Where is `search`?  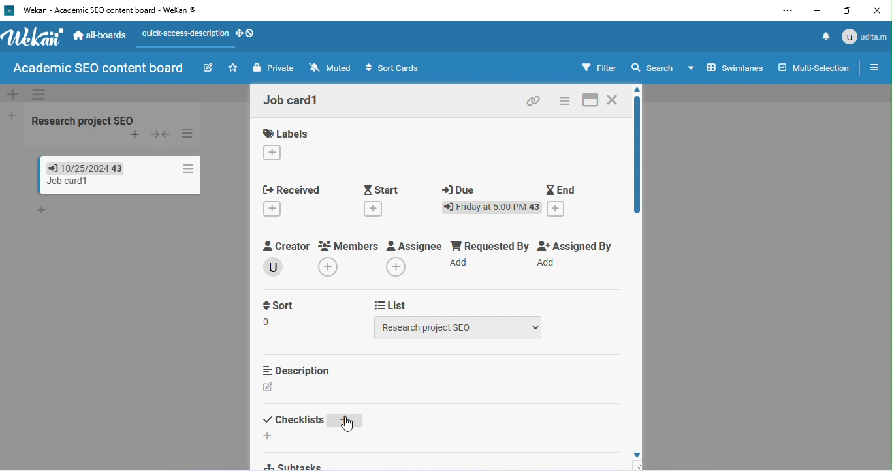 search is located at coordinates (654, 68).